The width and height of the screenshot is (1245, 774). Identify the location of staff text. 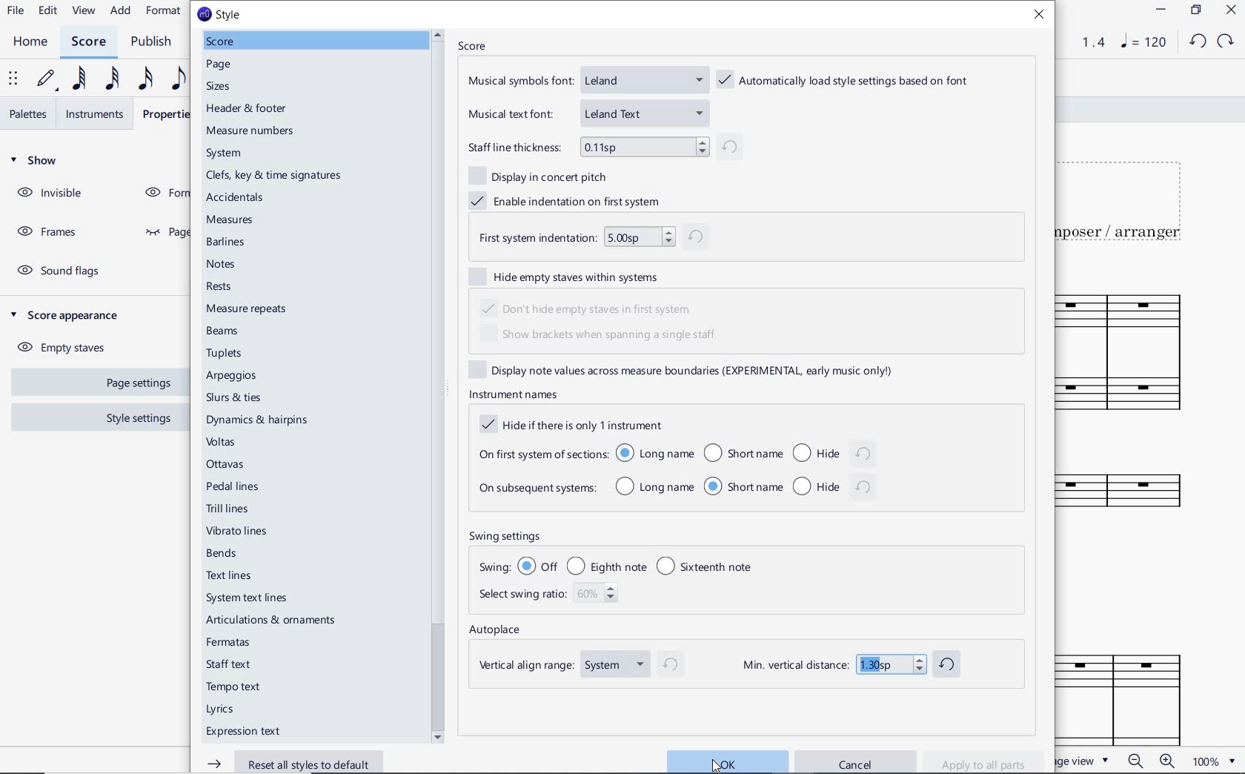
(230, 665).